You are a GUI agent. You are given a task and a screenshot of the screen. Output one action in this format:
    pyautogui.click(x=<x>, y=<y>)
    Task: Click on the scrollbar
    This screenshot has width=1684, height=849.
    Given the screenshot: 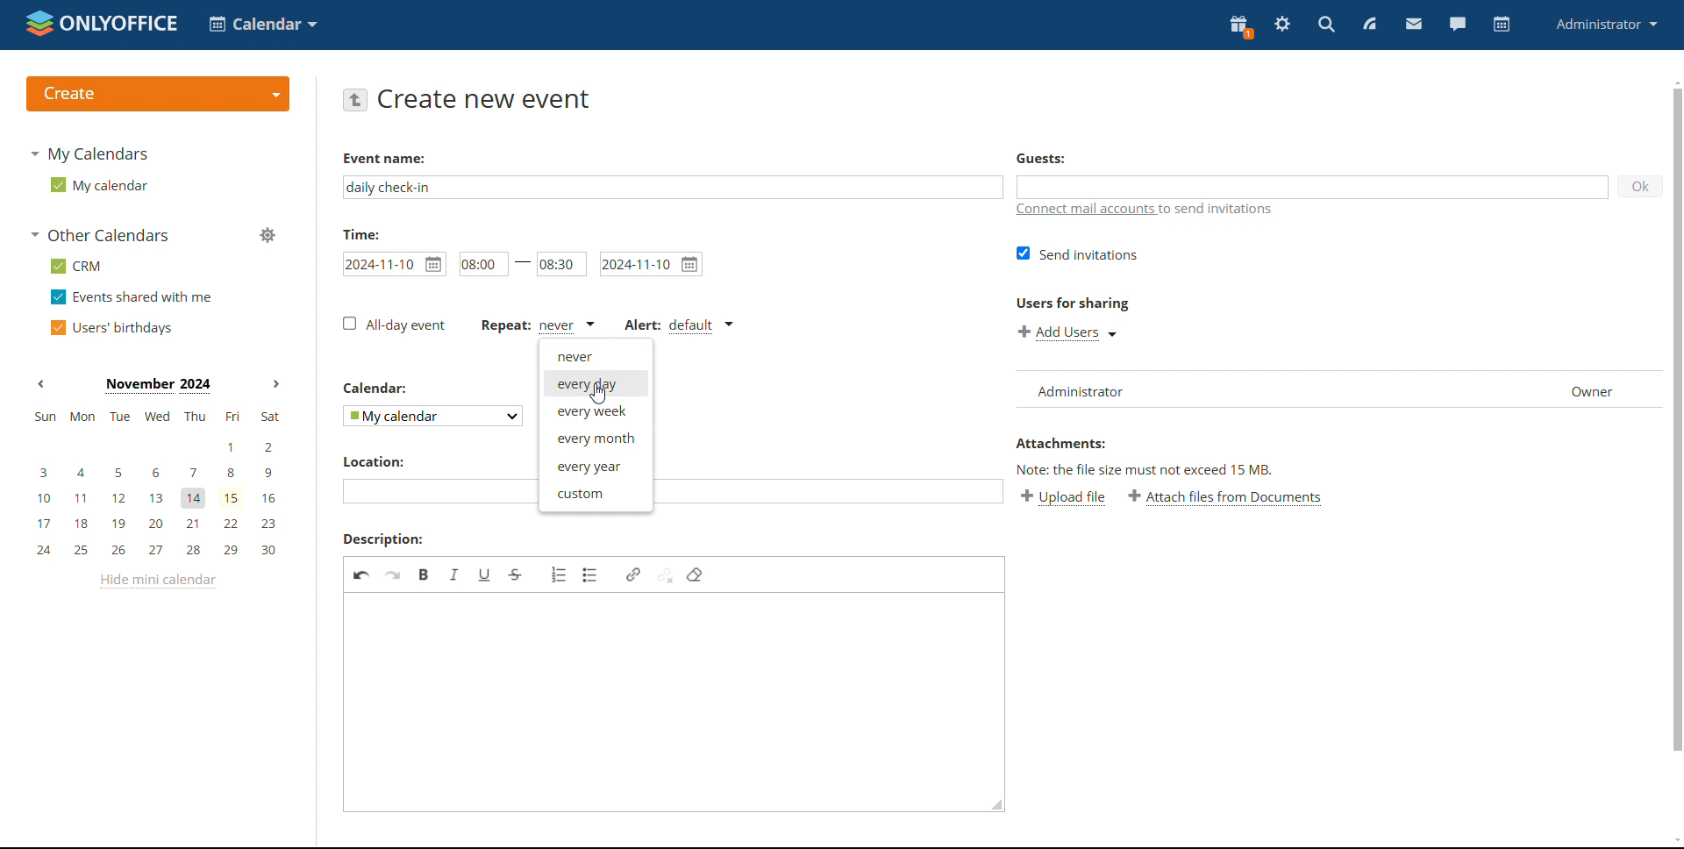 What is the action you would take?
    pyautogui.click(x=1673, y=428)
    